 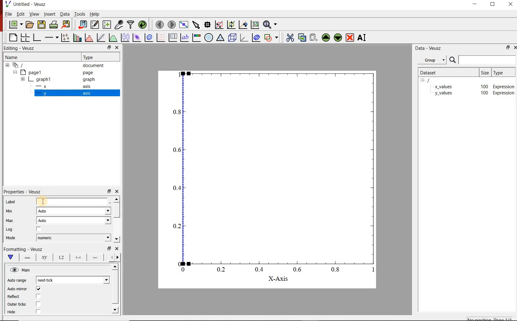 What do you see at coordinates (65, 38) in the screenshot?
I see `plot points` at bounding box center [65, 38].